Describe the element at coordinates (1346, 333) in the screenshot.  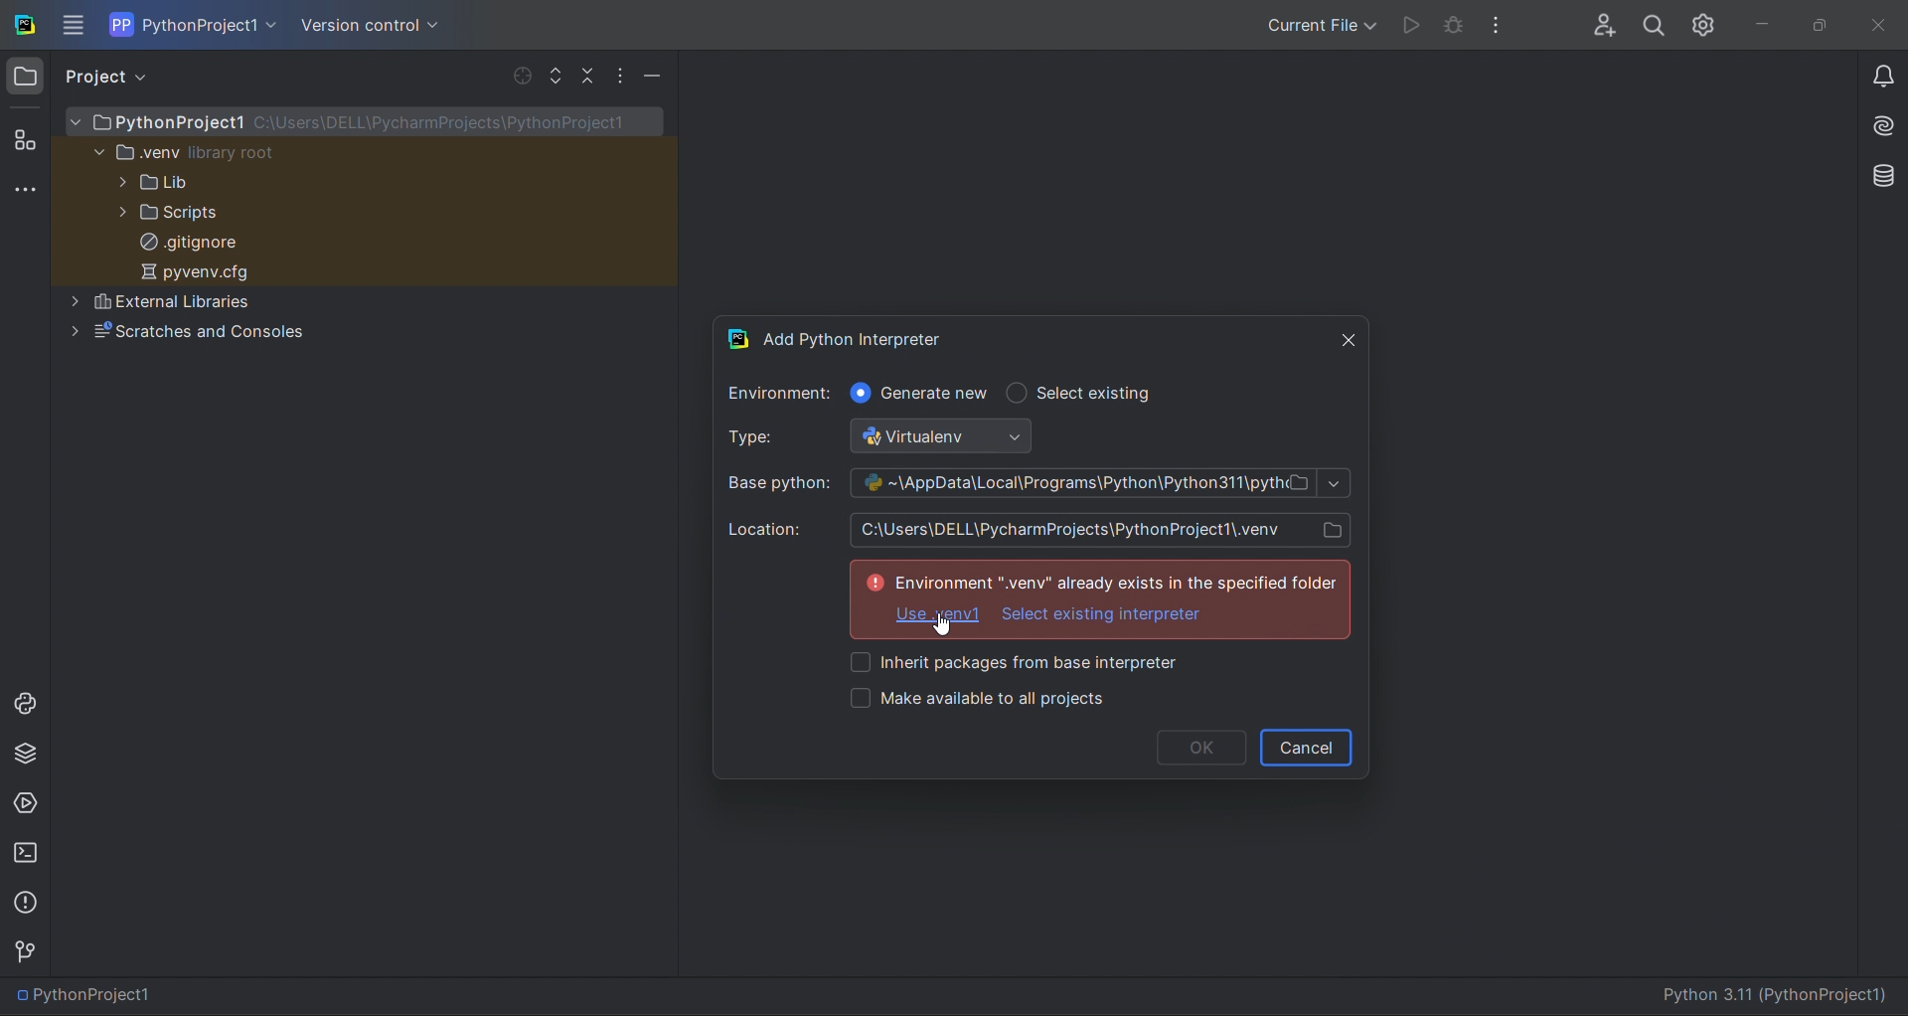
I see `close` at that location.